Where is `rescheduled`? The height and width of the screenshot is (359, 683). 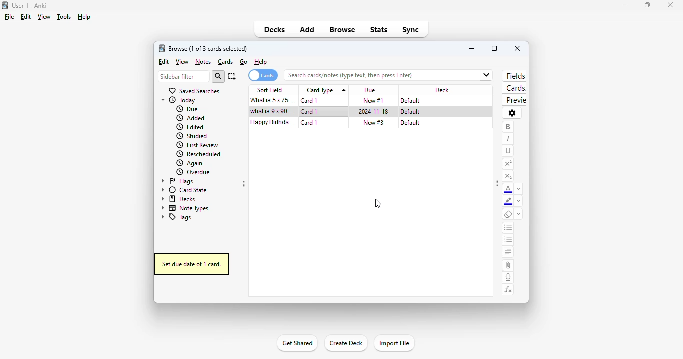
rescheduled is located at coordinates (199, 154).